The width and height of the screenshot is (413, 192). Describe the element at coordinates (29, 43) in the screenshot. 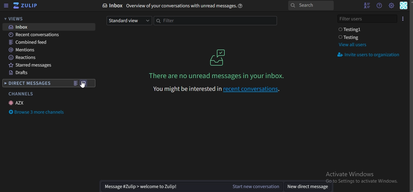

I see `combined feed` at that location.